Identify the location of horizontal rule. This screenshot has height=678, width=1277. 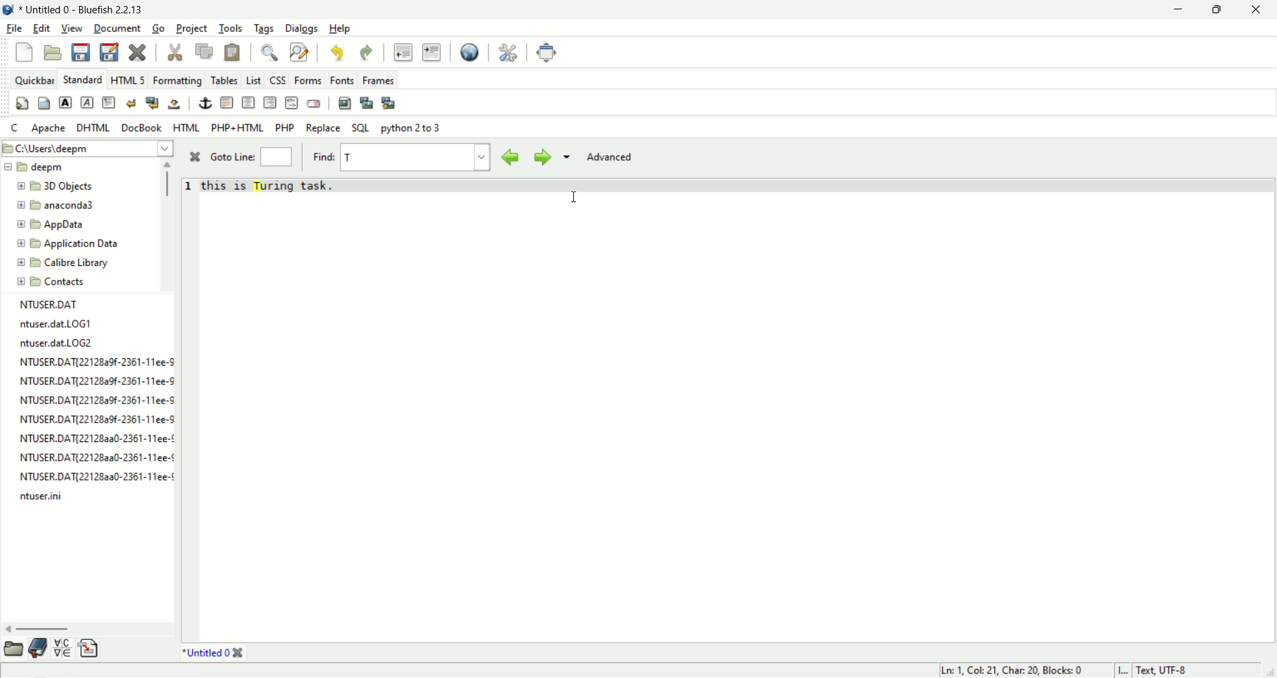
(226, 102).